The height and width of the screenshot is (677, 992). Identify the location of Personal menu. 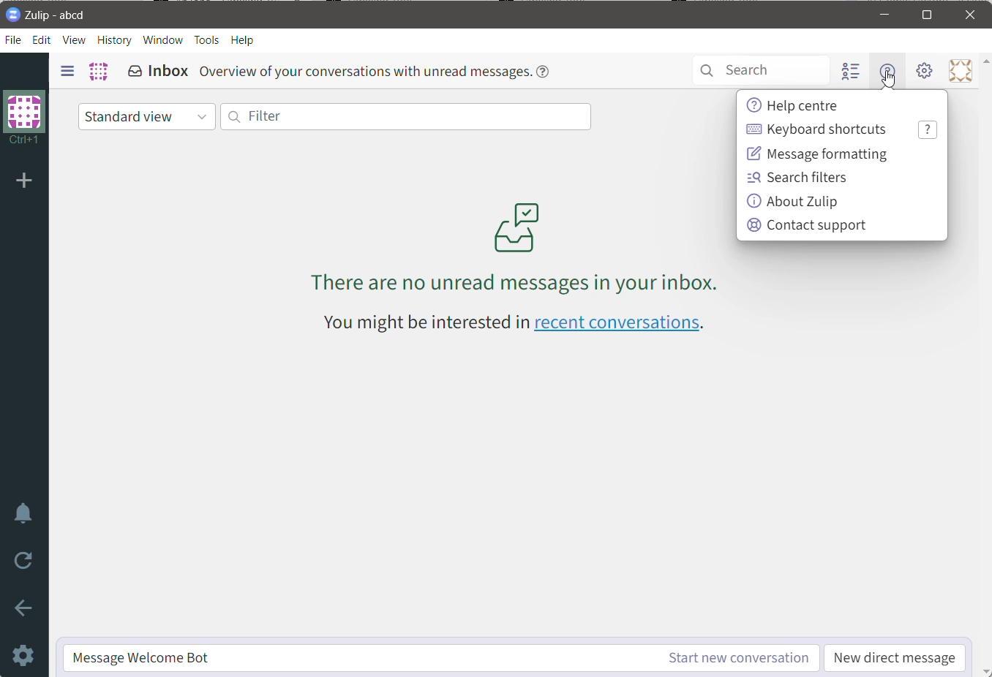
(961, 70).